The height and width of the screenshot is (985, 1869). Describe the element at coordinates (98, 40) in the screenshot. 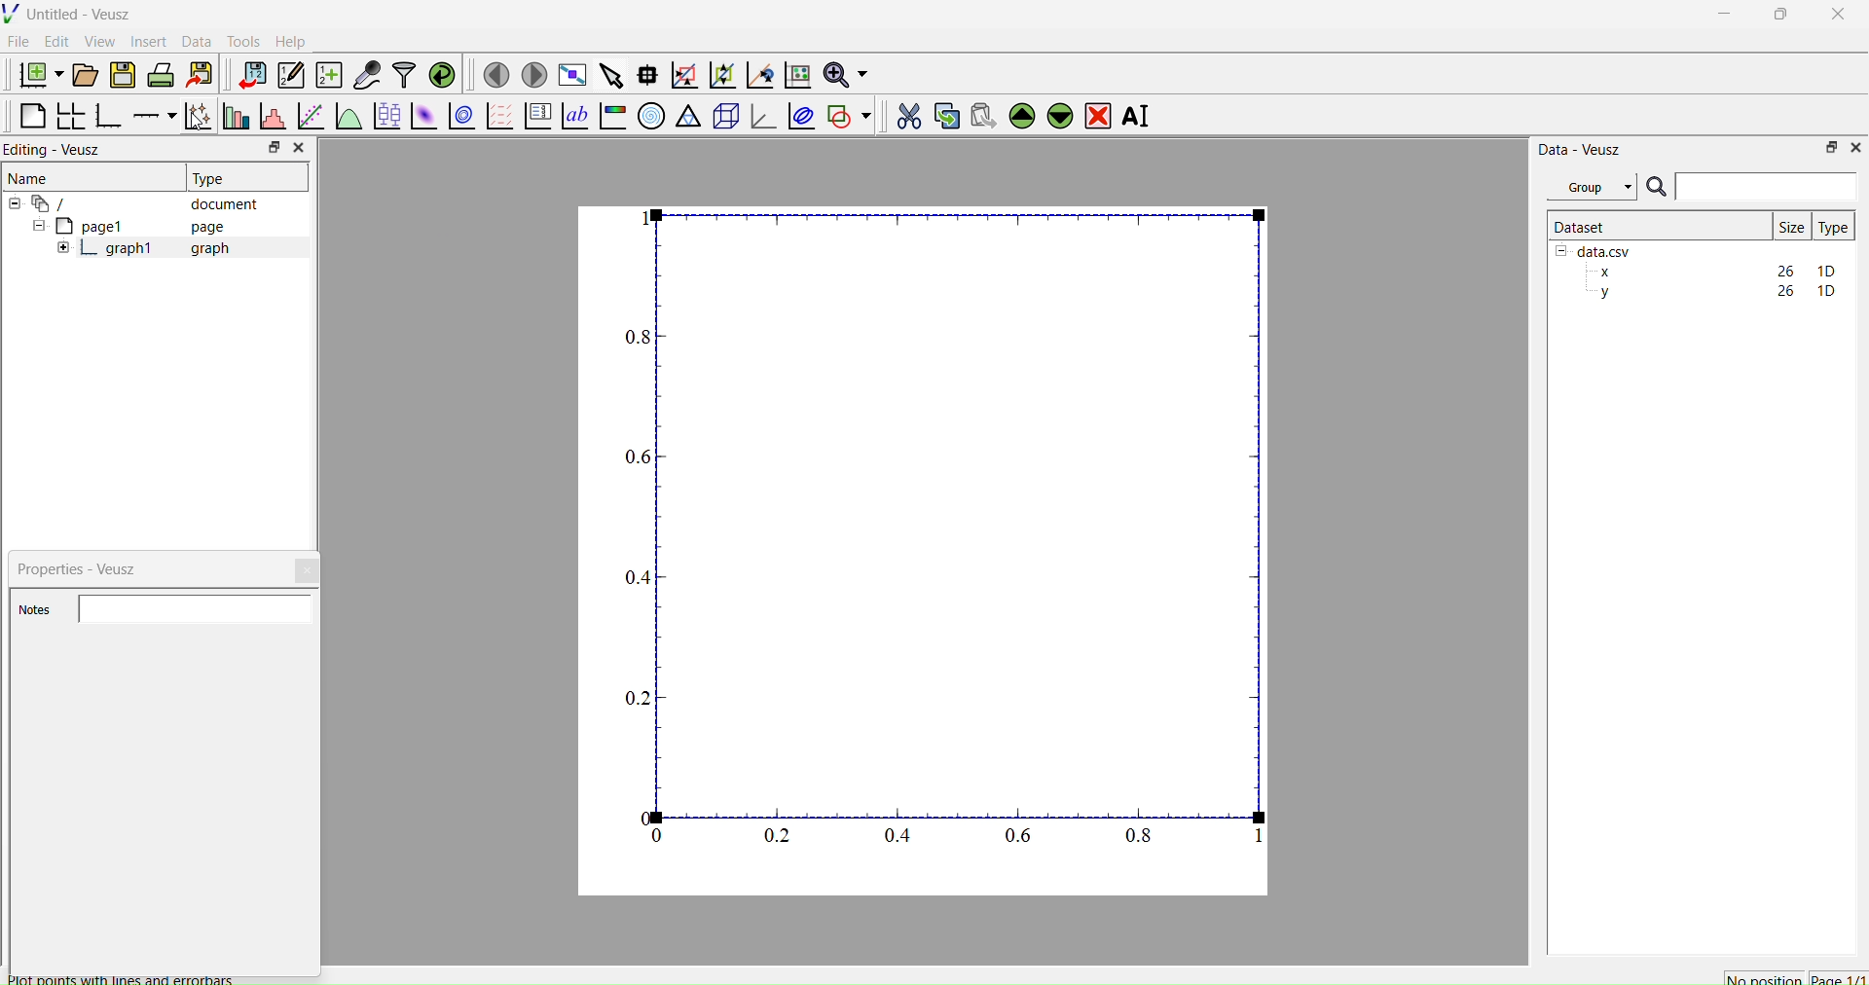

I see `View` at that location.